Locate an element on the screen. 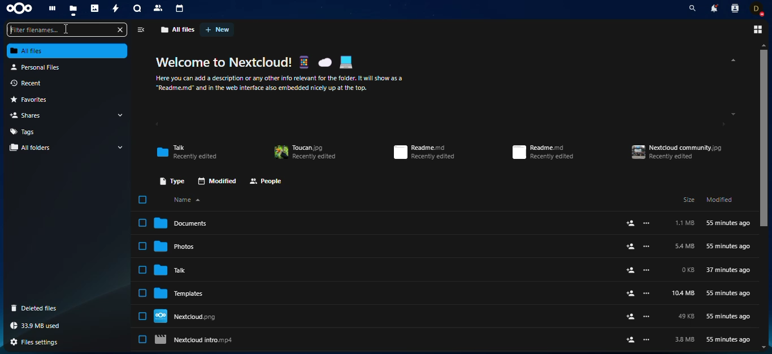 The height and width of the screenshot is (354, 772). recent is located at coordinates (33, 84).